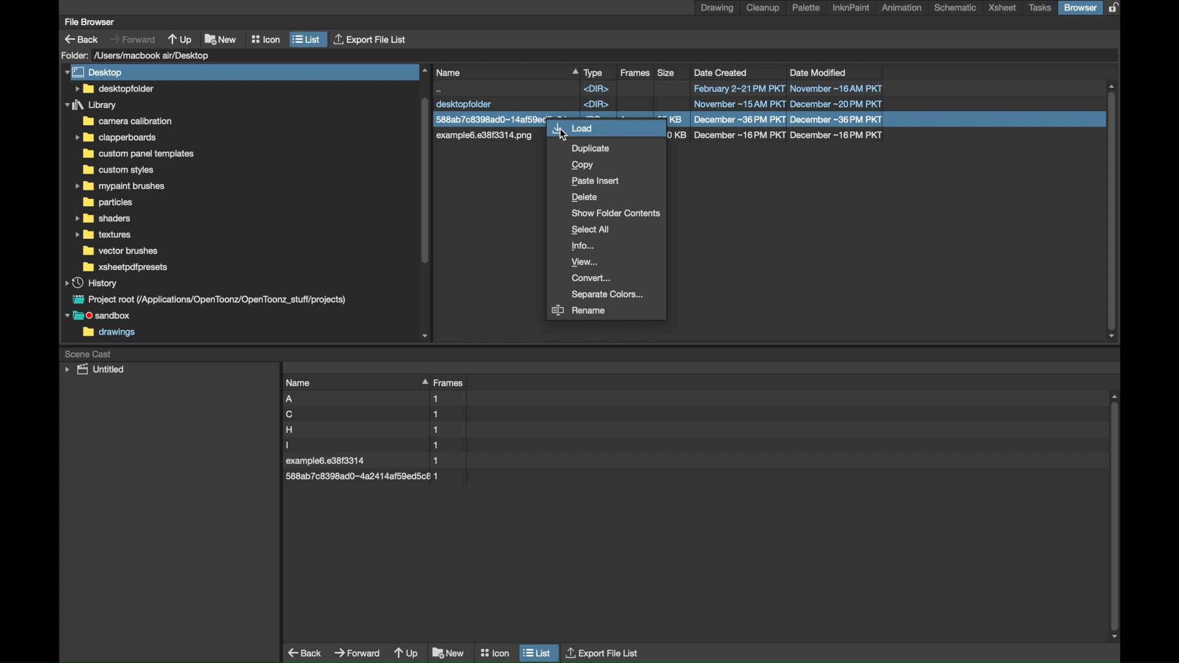 The image size is (1179, 663). What do you see at coordinates (494, 650) in the screenshot?
I see `icon` at bounding box center [494, 650].